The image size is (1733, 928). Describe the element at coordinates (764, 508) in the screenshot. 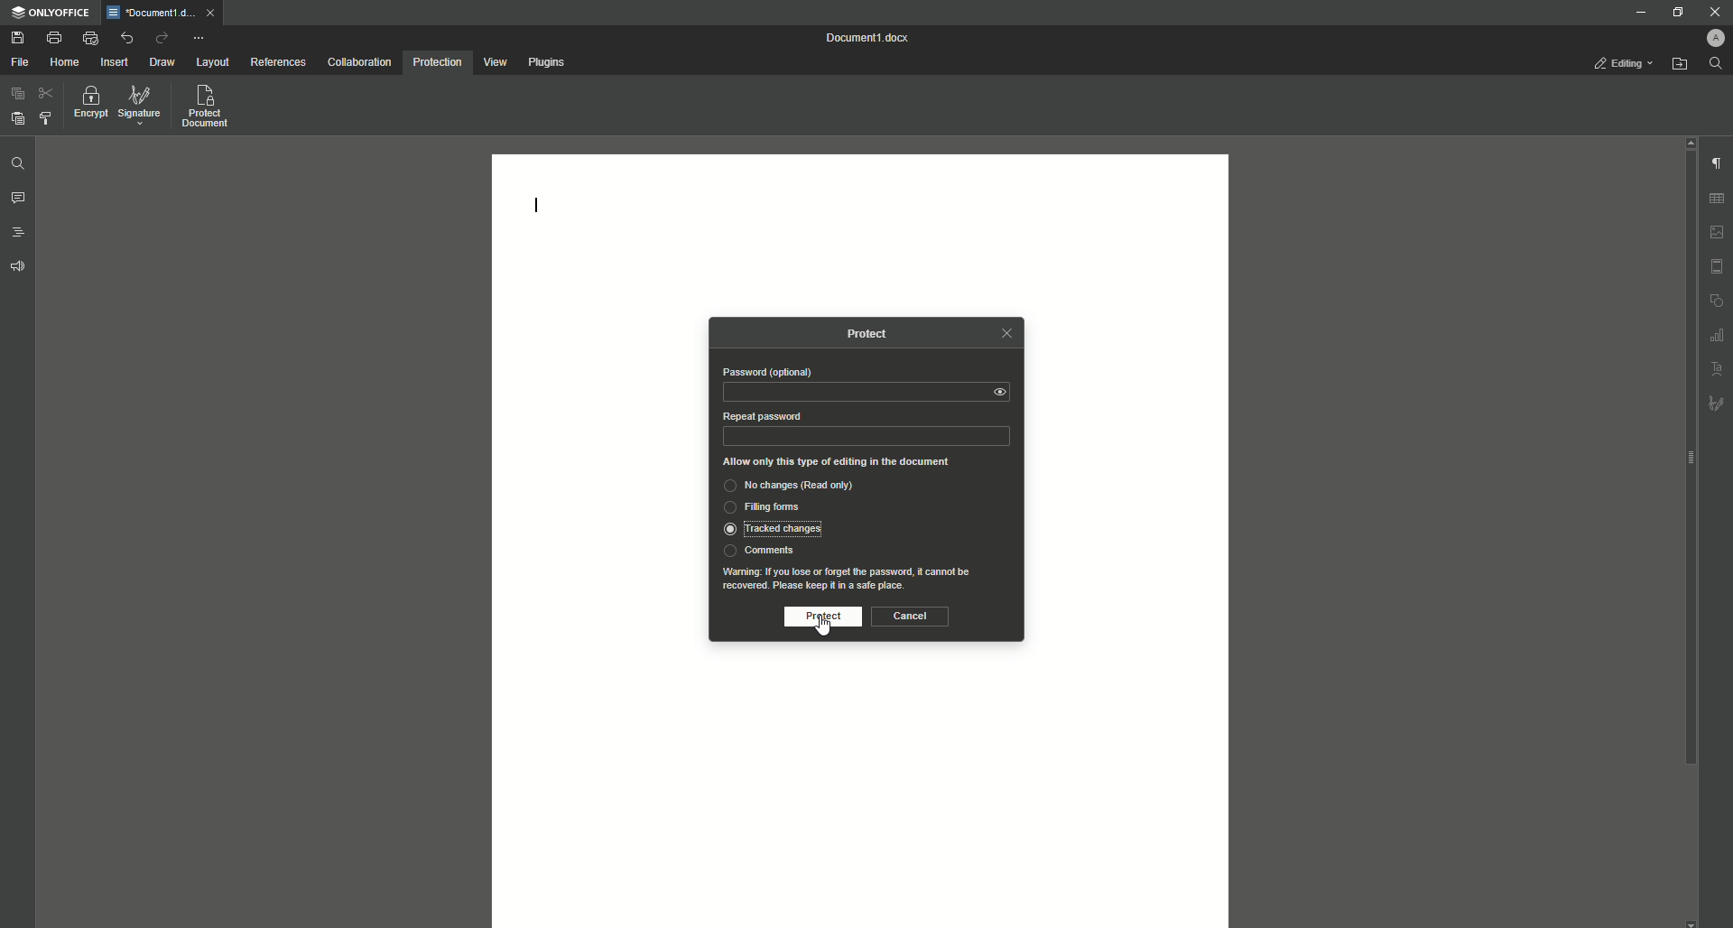

I see `Filling forms` at that location.